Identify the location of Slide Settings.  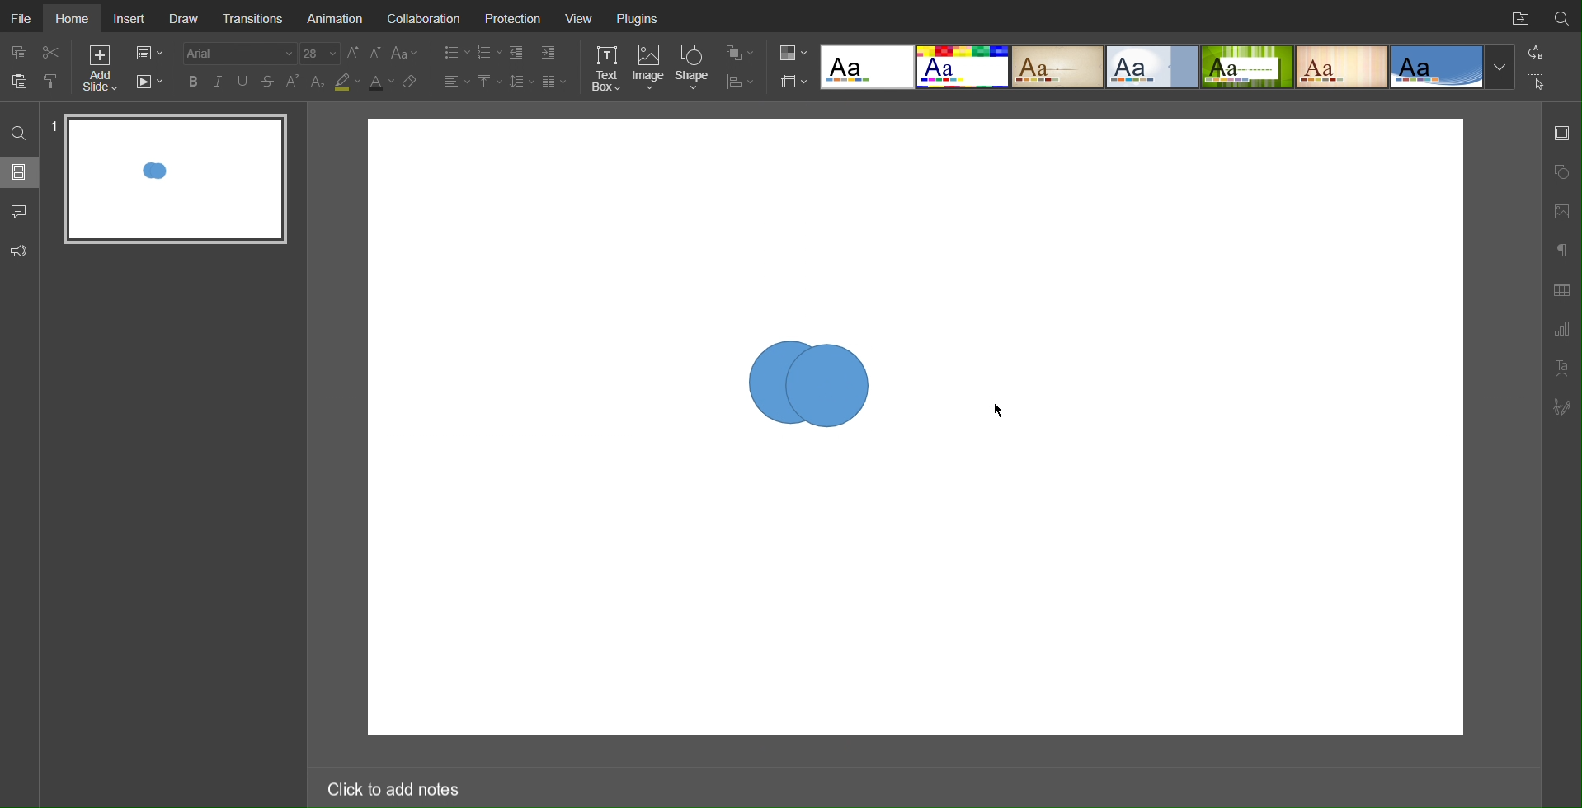
(148, 54).